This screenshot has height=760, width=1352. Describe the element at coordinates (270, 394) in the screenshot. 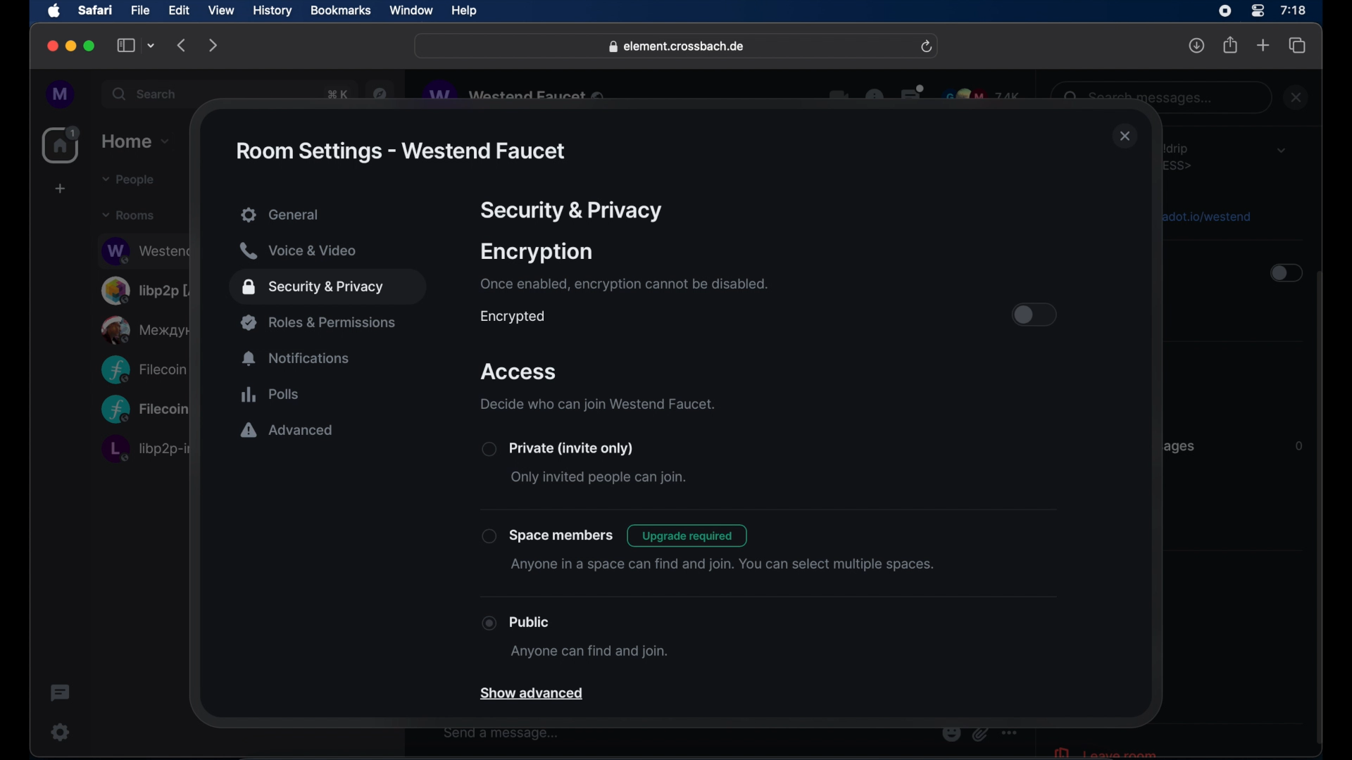

I see `polls` at that location.